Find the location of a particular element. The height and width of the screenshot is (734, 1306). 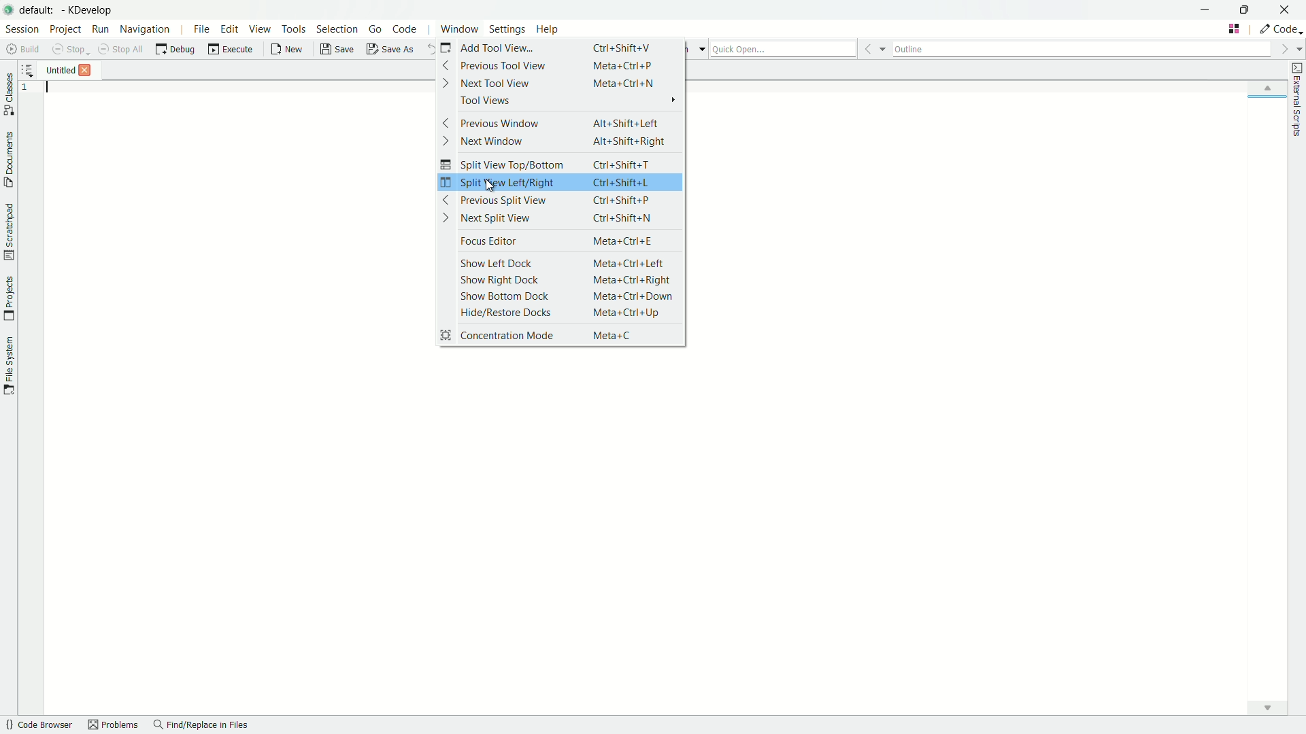

find/replace in files is located at coordinates (199, 726).